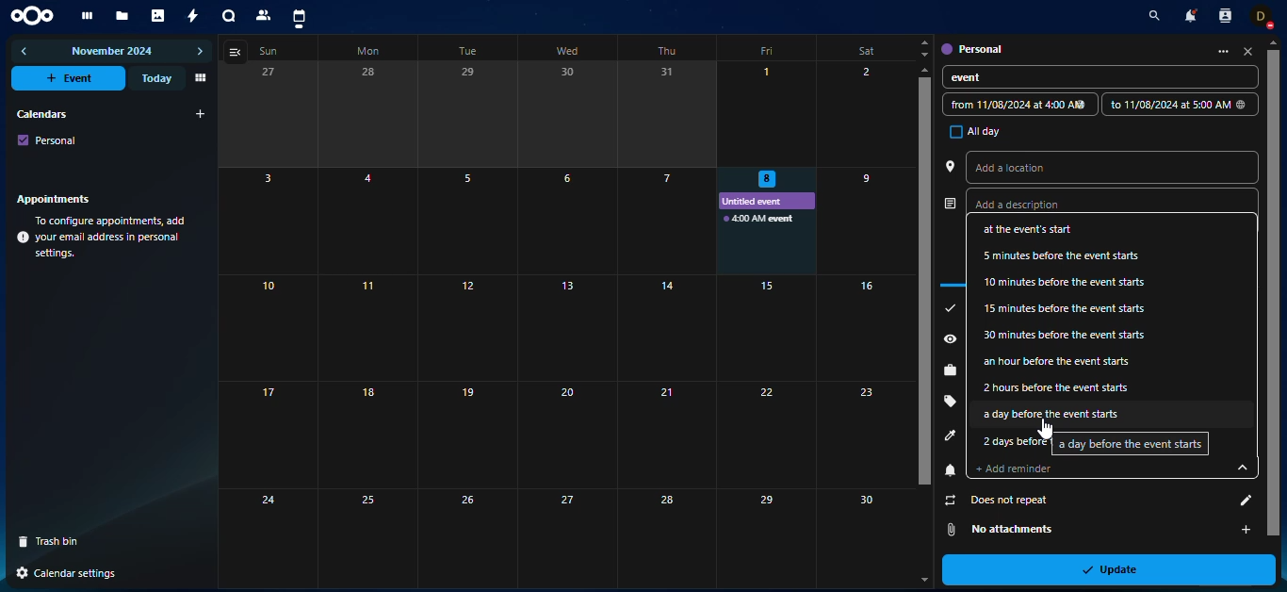 This screenshot has height=592, width=1287. Describe the element at coordinates (950, 370) in the screenshot. I see `work` at that location.